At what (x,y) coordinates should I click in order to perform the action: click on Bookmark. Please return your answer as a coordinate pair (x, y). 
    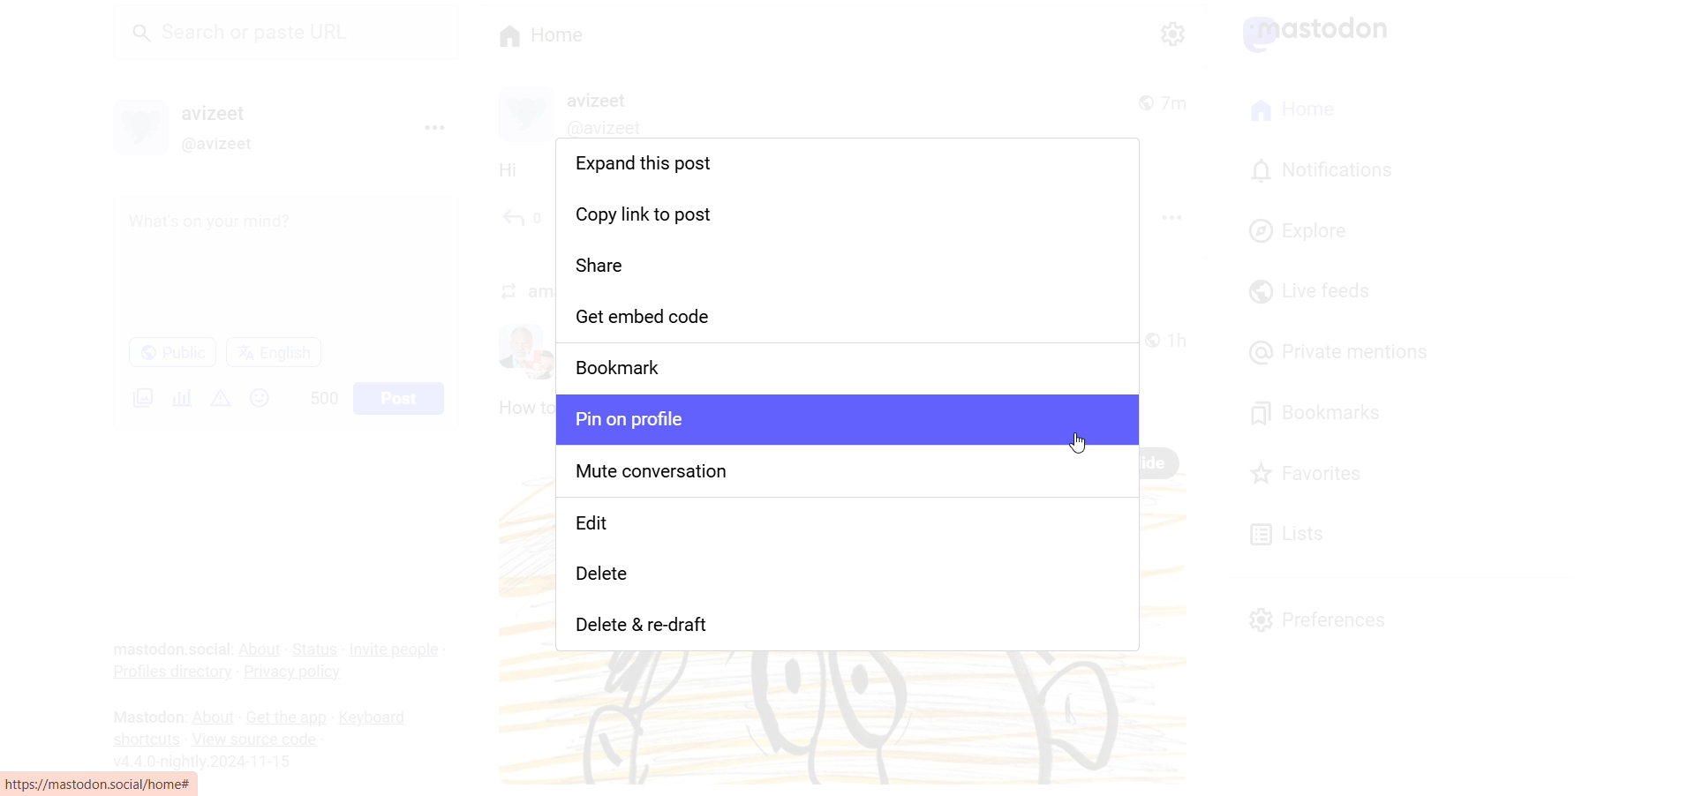
    Looking at the image, I should click on (849, 368).